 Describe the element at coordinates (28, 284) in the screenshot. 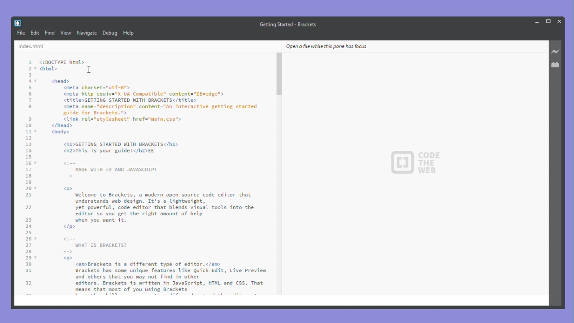

I see `32` at that location.